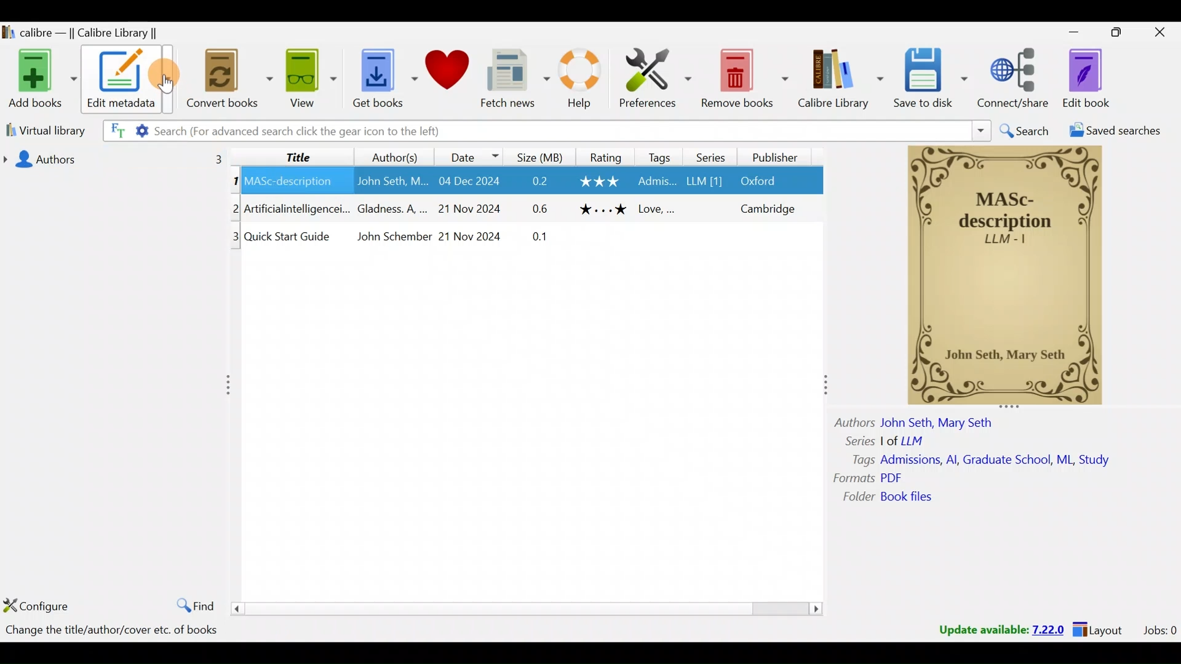 Image resolution: width=1181 pixels, height=664 pixels. Describe the element at coordinates (746, 78) in the screenshot. I see `Remove books` at that location.